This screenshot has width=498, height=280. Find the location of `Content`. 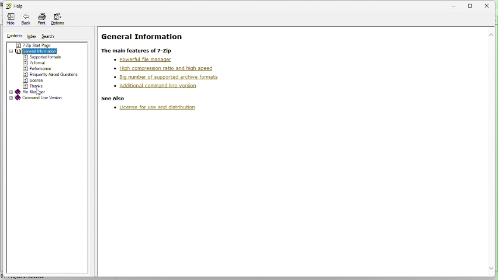

Content is located at coordinates (12, 35).